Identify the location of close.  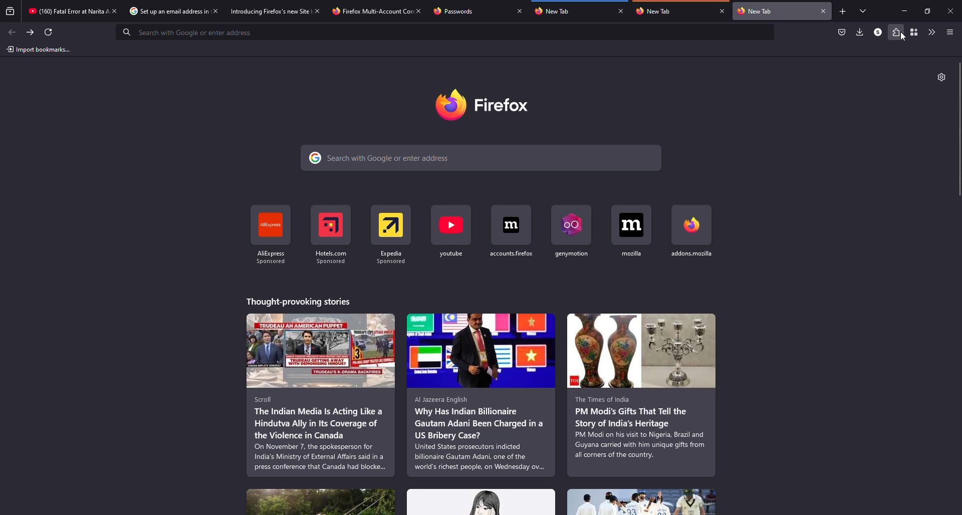
(215, 11).